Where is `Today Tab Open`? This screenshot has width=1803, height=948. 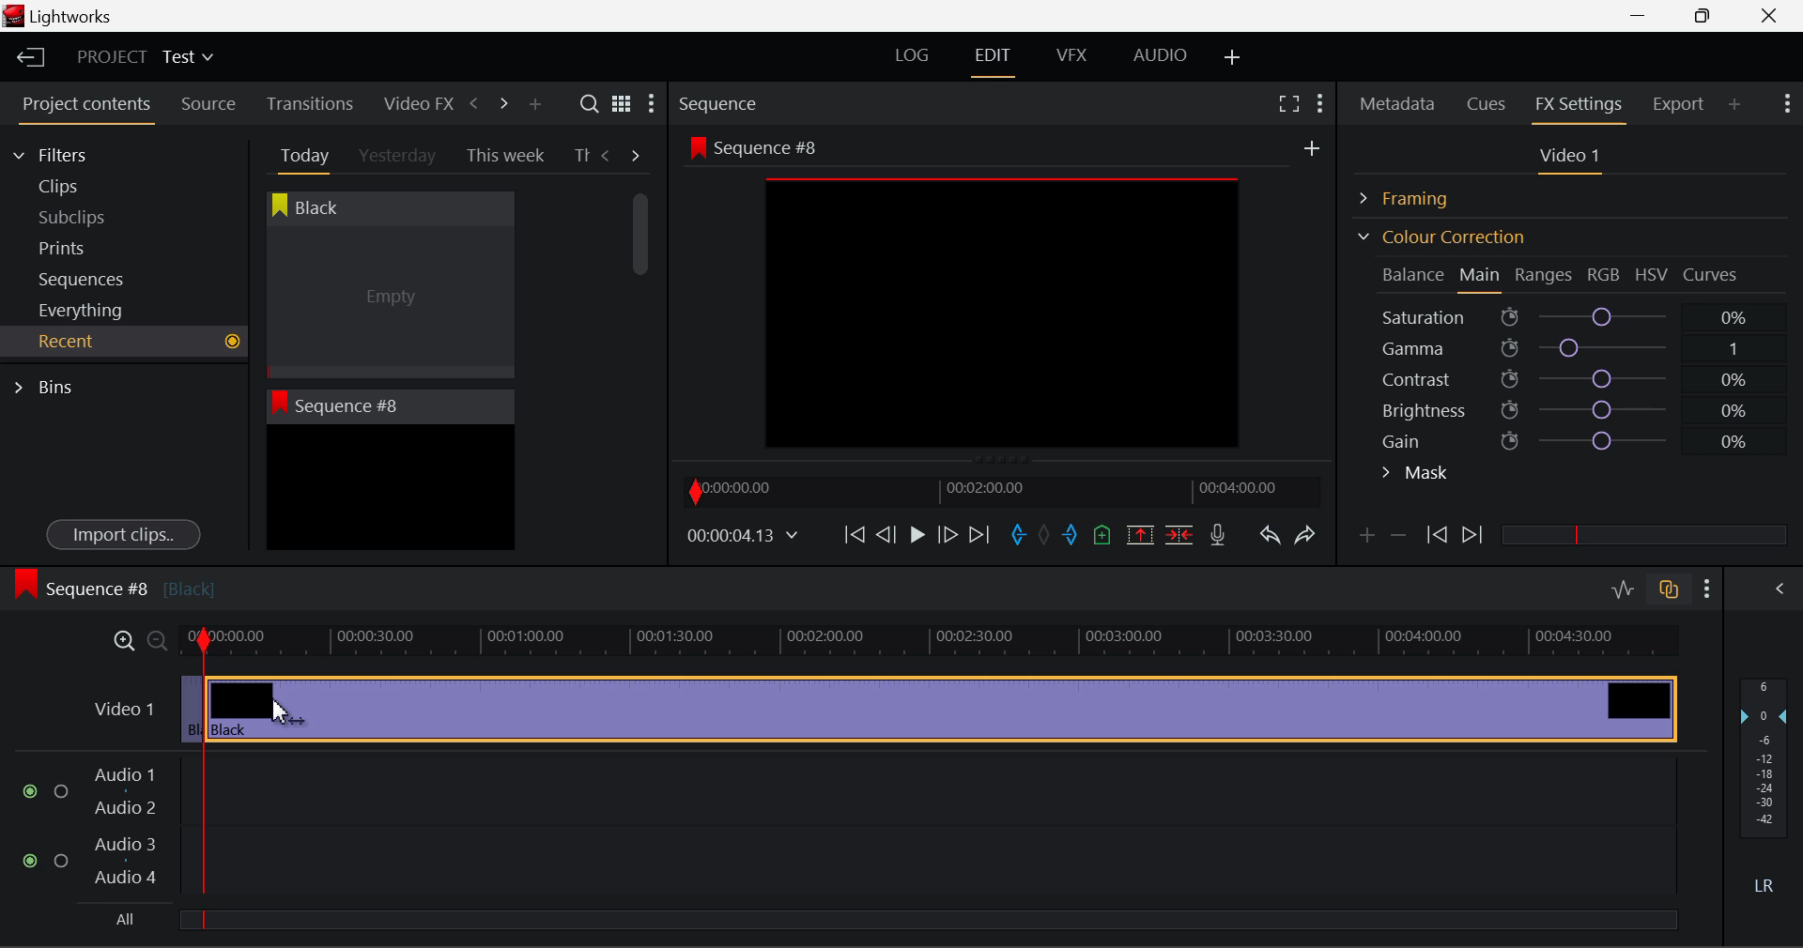
Today Tab Open is located at coordinates (300, 155).